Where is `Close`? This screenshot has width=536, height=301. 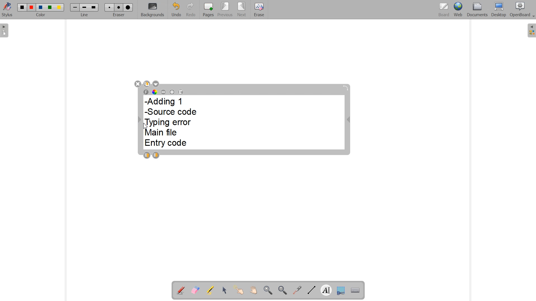
Close is located at coordinates (137, 83).